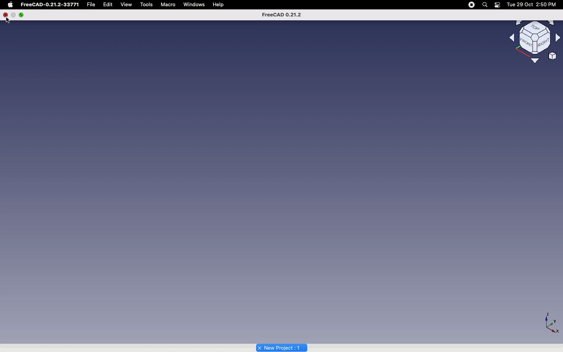  What do you see at coordinates (22, 15) in the screenshot?
I see `Minimize` at bounding box center [22, 15].